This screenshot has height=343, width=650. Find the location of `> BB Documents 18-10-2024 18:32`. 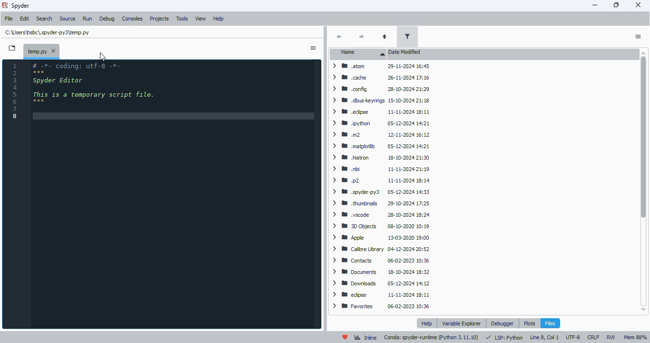

> BB Documents 18-10-2024 18:32 is located at coordinates (380, 272).